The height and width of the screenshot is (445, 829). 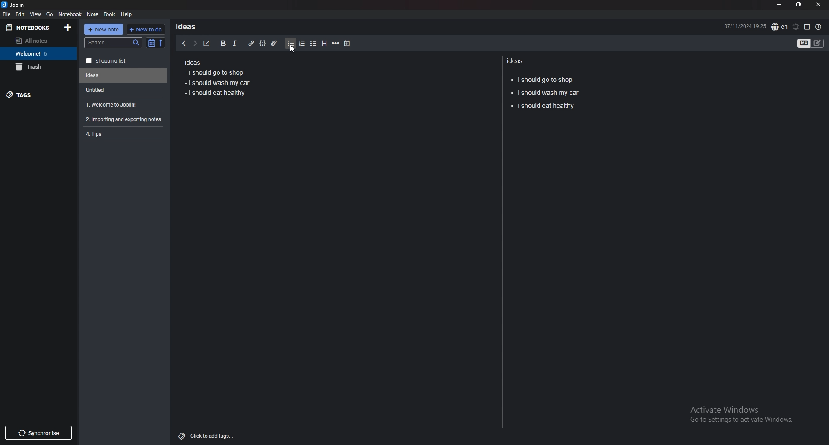 I want to click on bullet list, so click(x=291, y=44).